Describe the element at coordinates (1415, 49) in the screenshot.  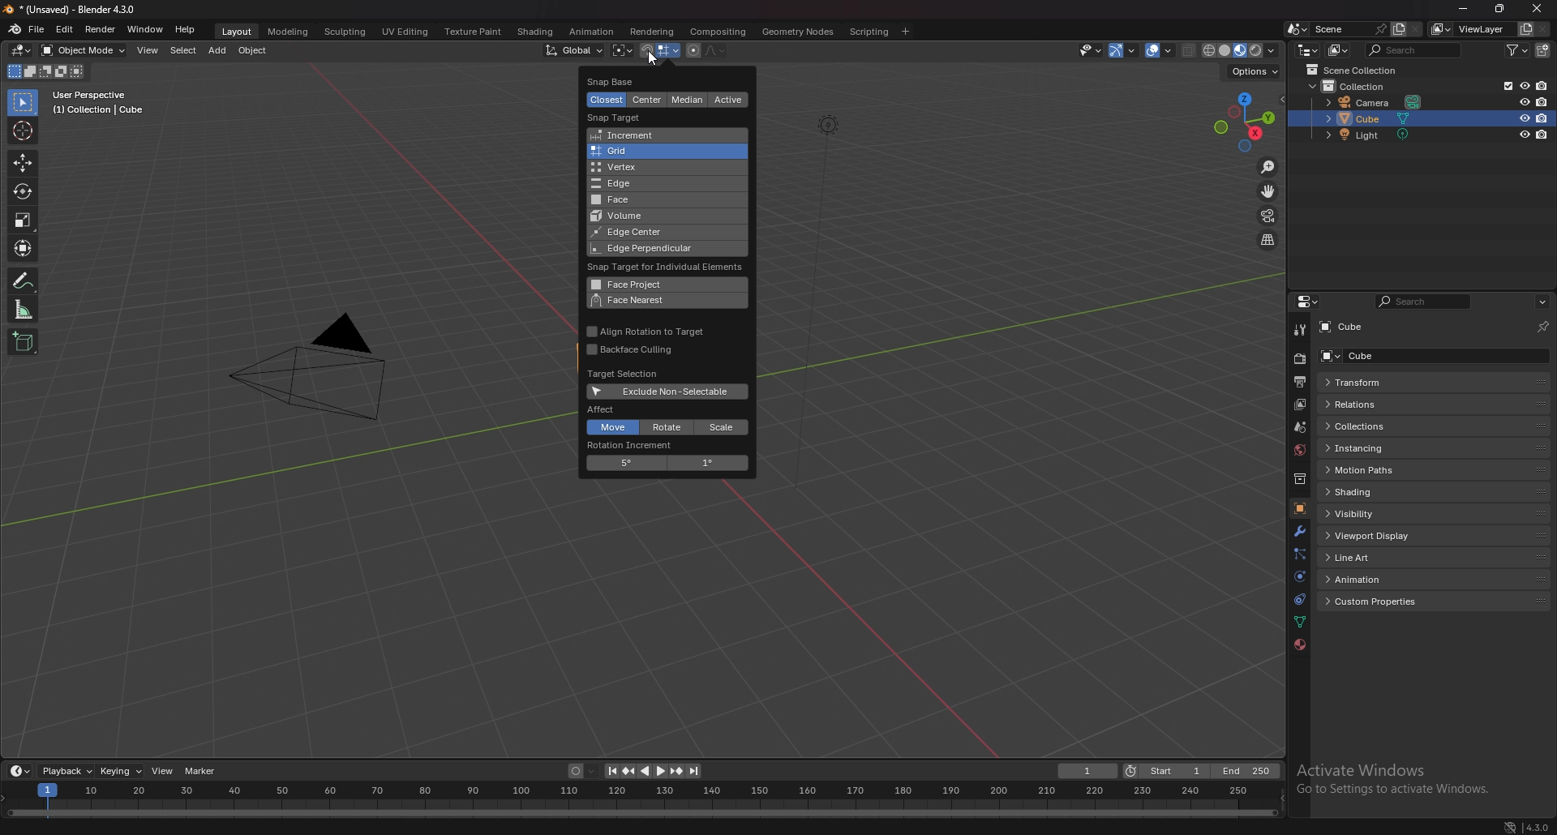
I see `search` at that location.